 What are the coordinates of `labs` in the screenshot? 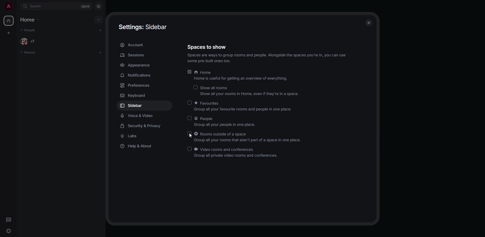 It's located at (128, 136).